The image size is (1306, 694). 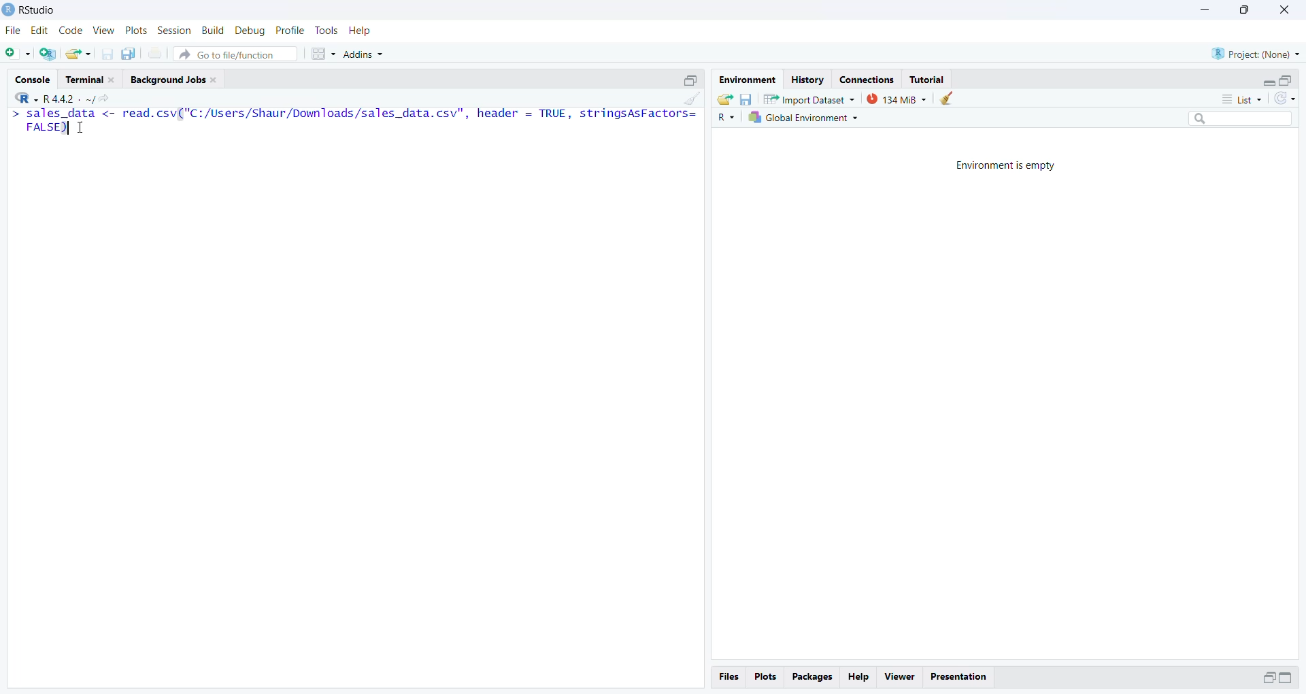 I want to click on Minimize, so click(x=1205, y=10).